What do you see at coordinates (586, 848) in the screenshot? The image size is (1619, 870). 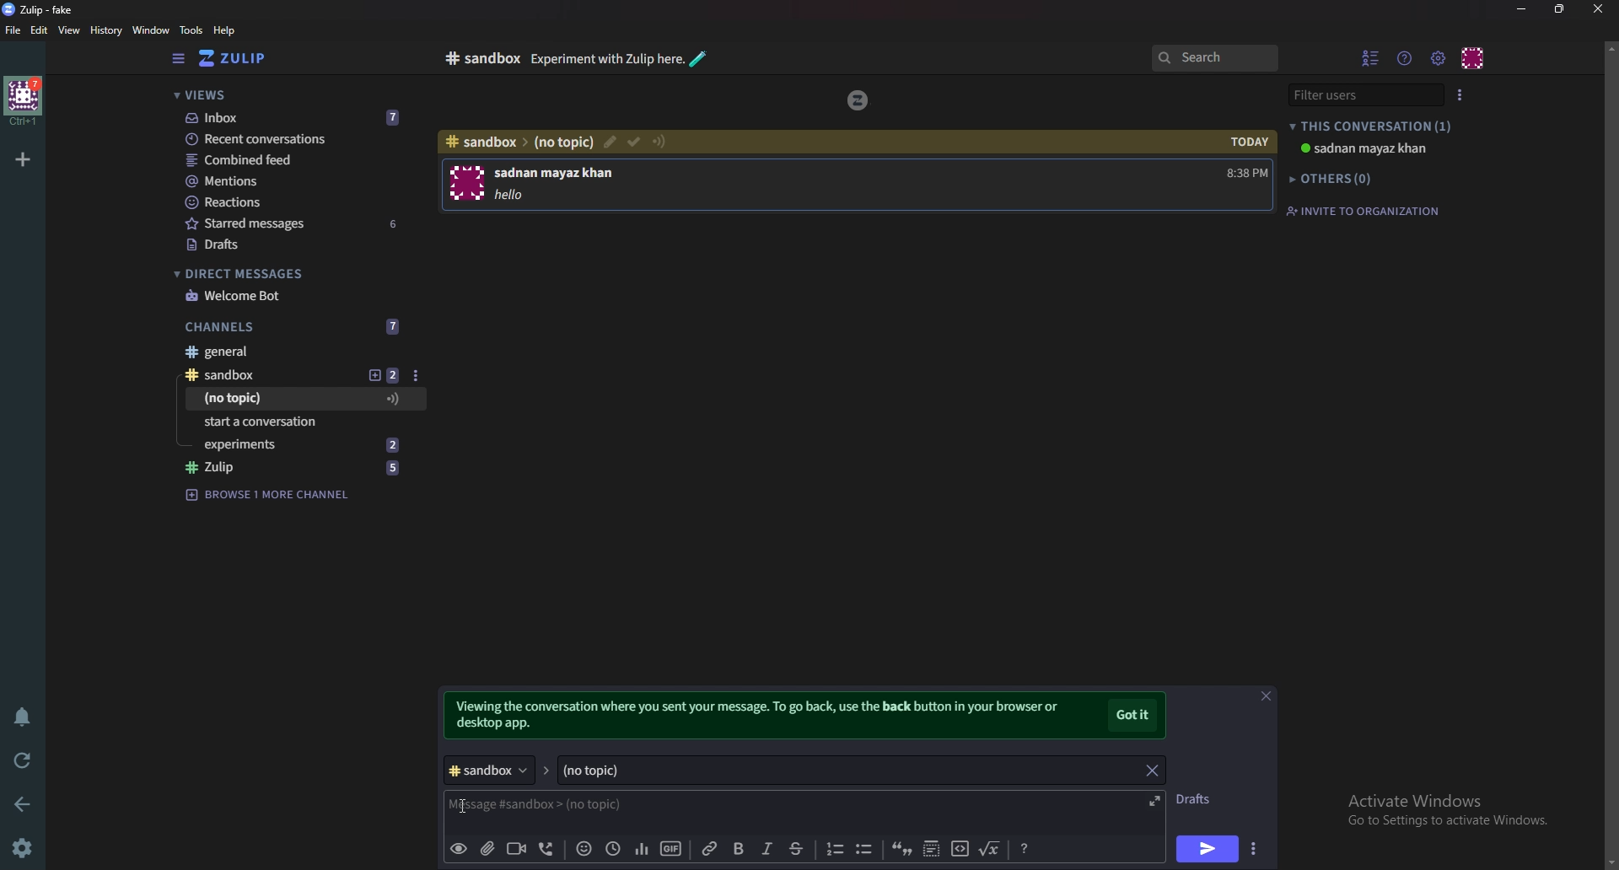 I see `Emoji` at bounding box center [586, 848].